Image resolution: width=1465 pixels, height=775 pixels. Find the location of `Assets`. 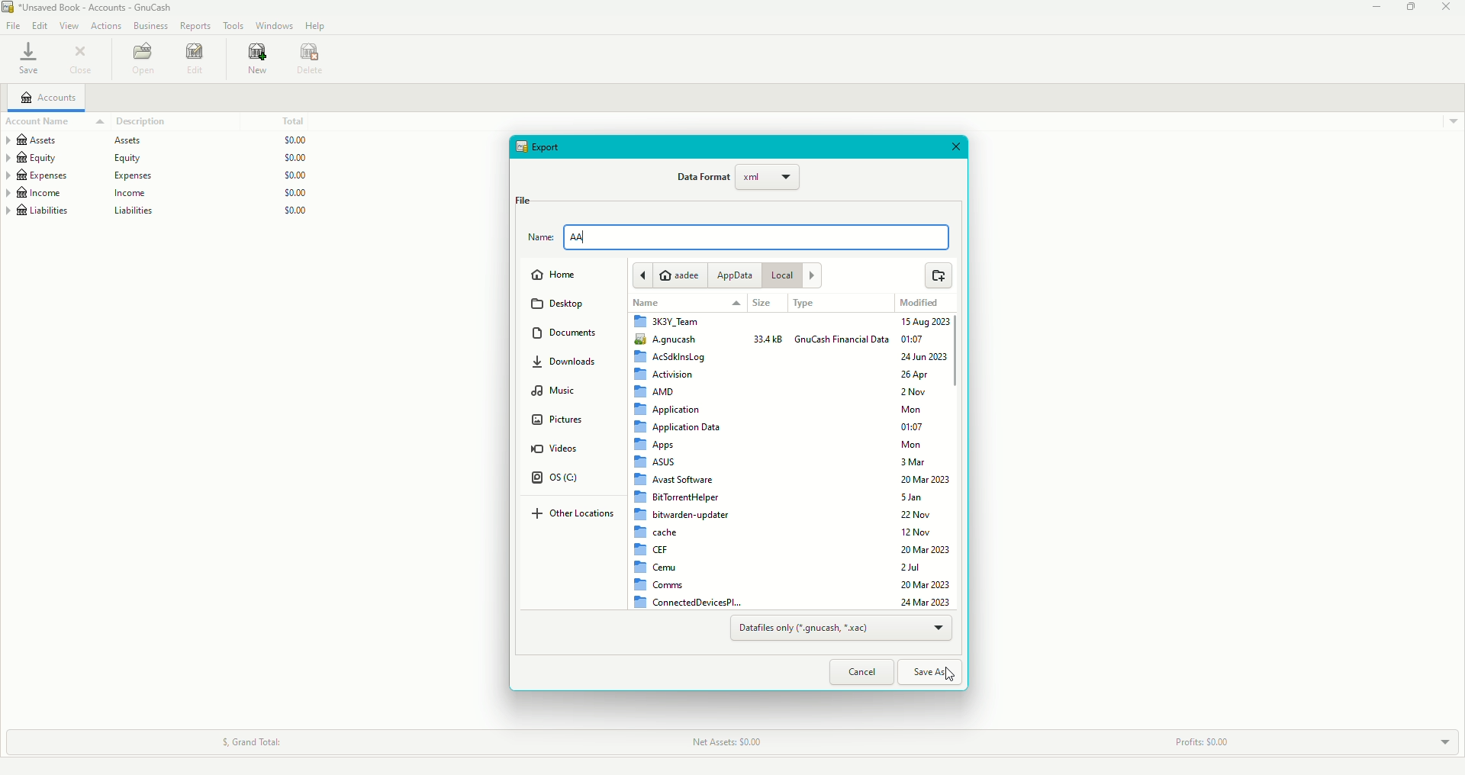

Assets is located at coordinates (158, 138).